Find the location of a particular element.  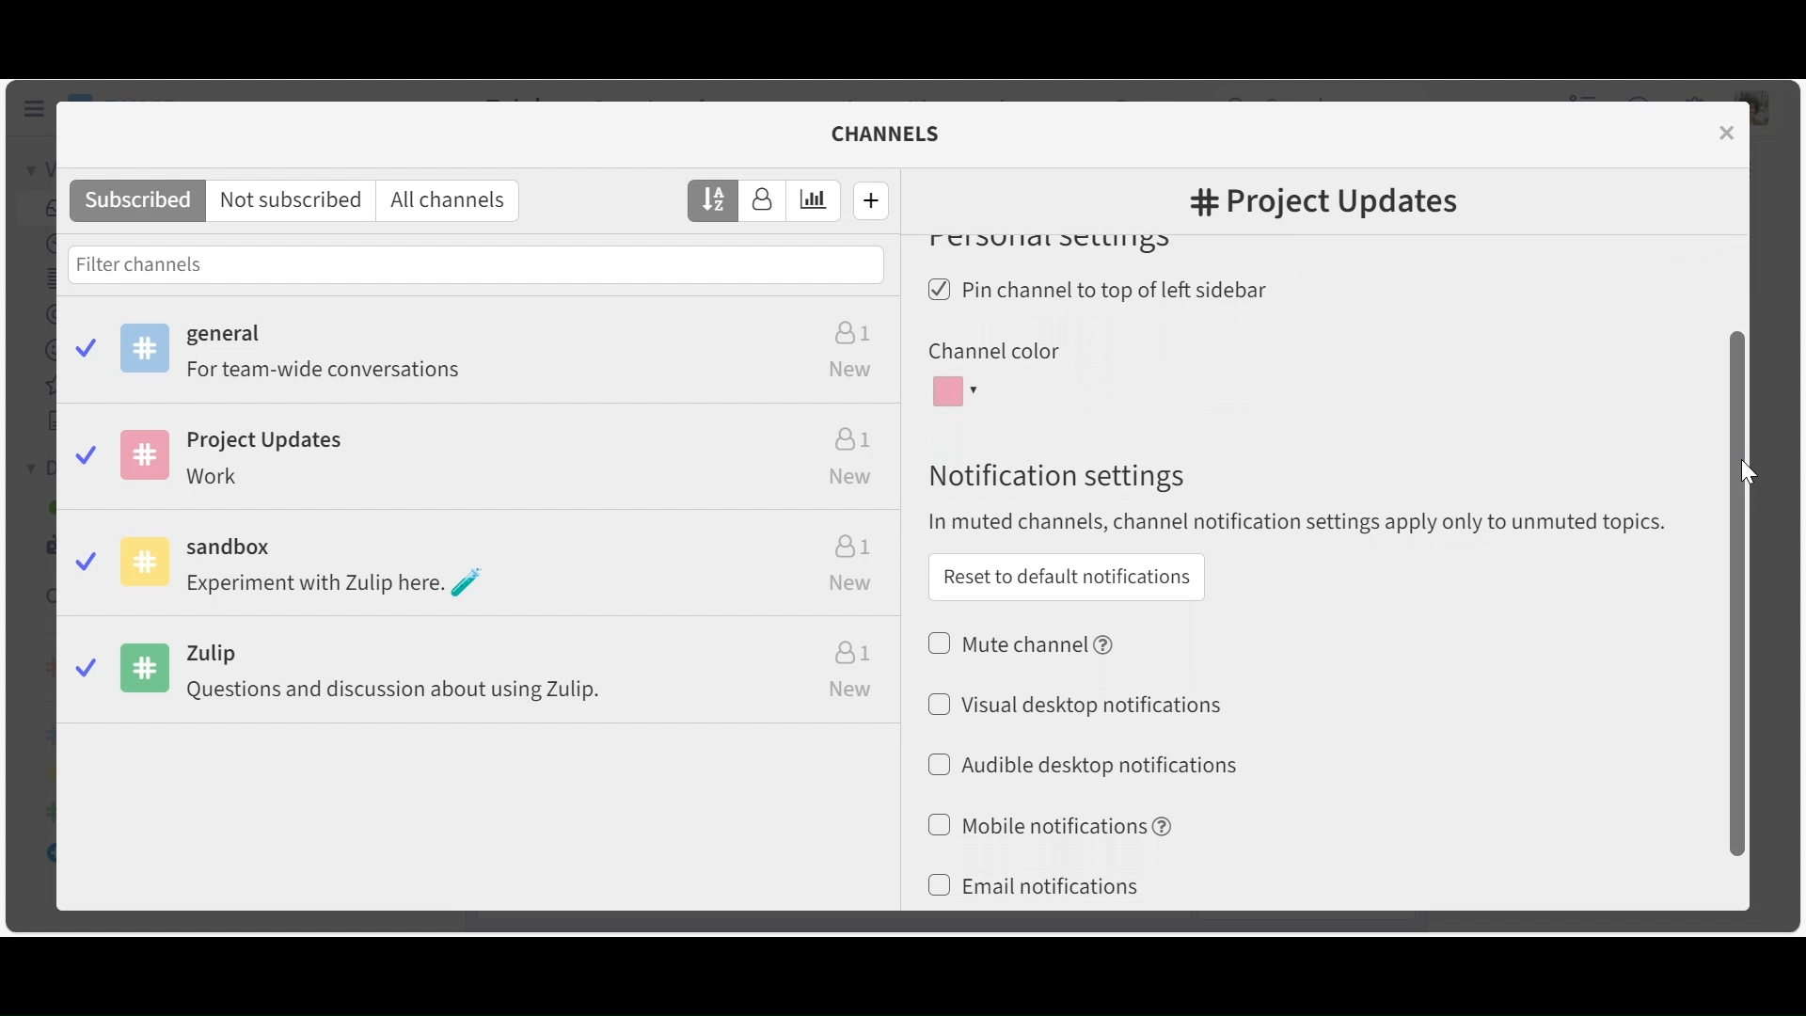

Vertical Scrollbar is located at coordinates (1737, 591).